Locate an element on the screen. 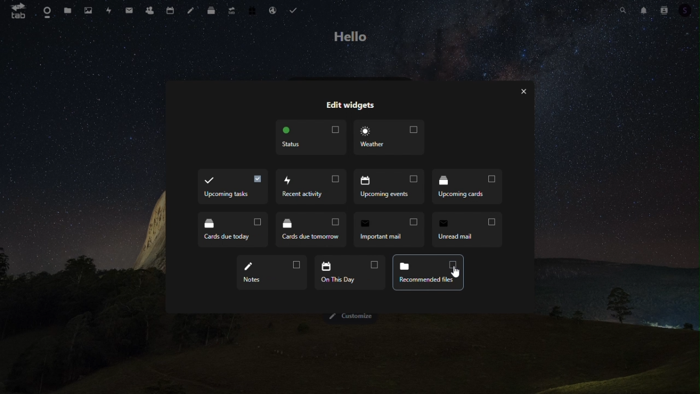  Recent activity is located at coordinates (232, 188).